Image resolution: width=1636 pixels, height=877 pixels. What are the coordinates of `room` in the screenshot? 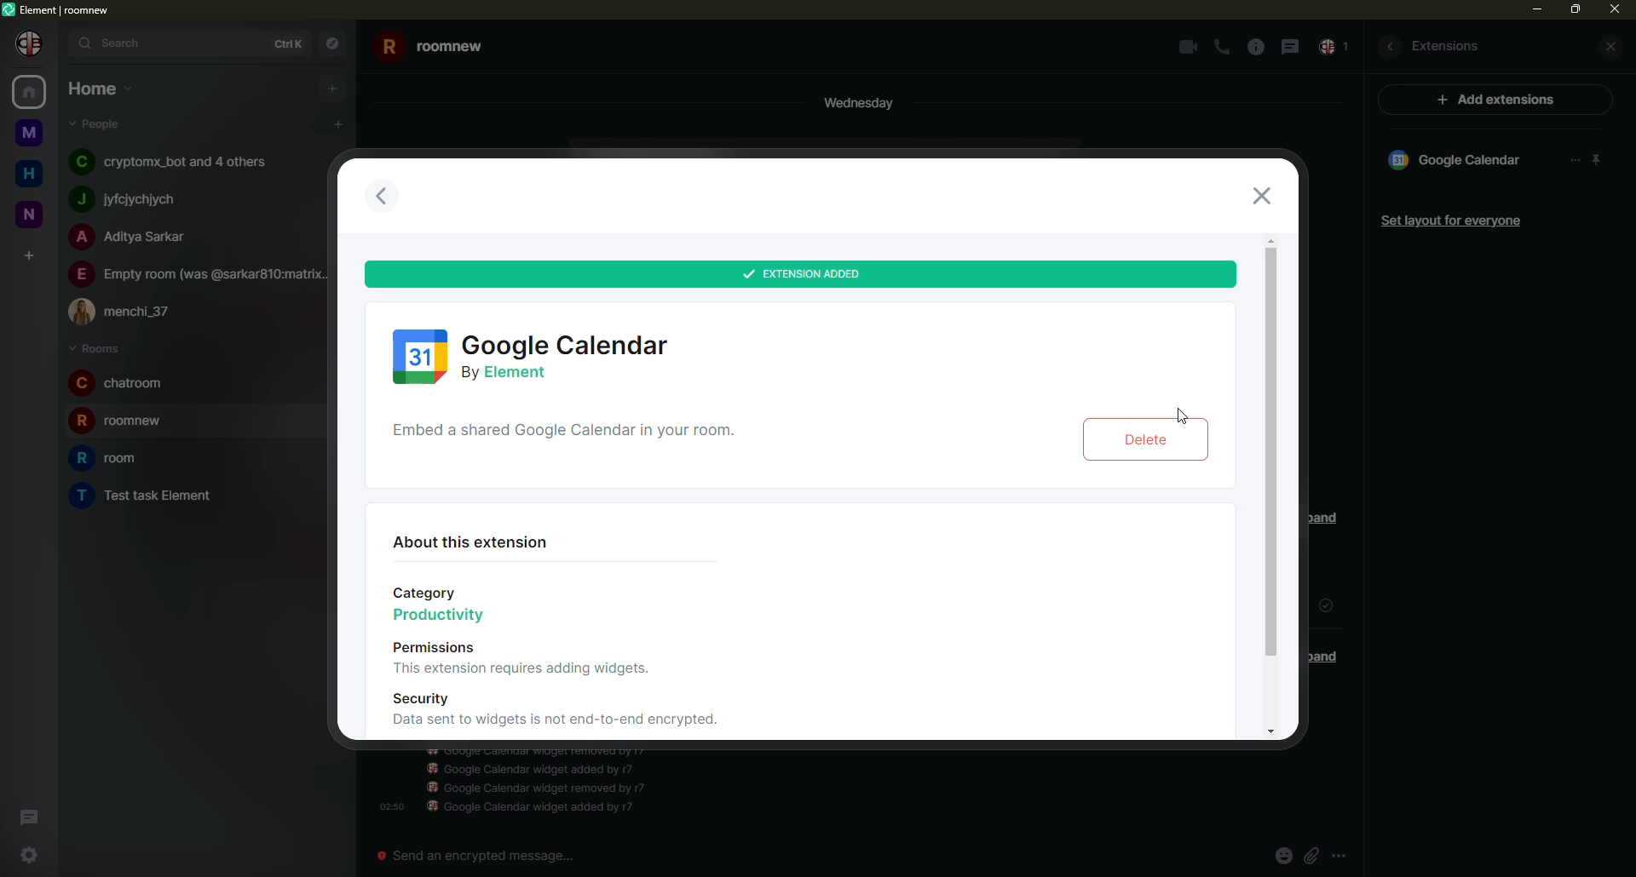 It's located at (30, 134).